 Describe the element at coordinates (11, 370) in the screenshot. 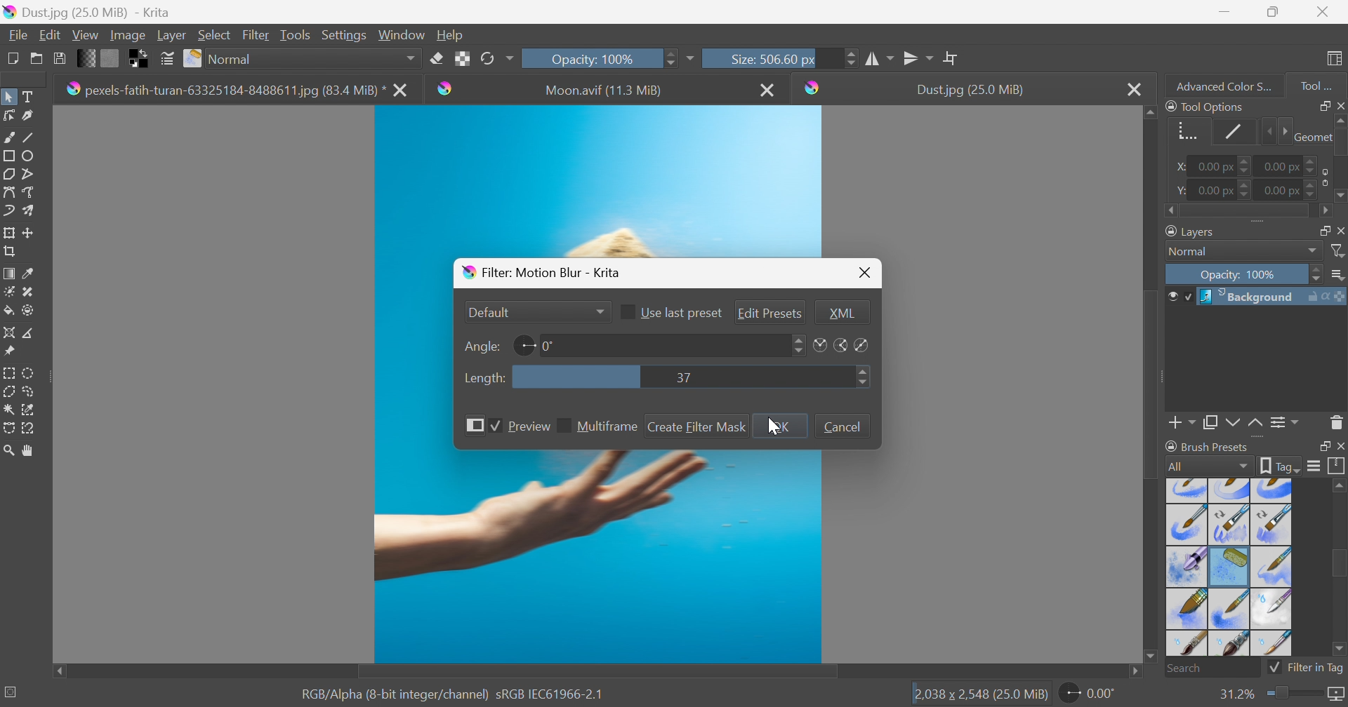

I see `Rectangular selection tool` at that location.